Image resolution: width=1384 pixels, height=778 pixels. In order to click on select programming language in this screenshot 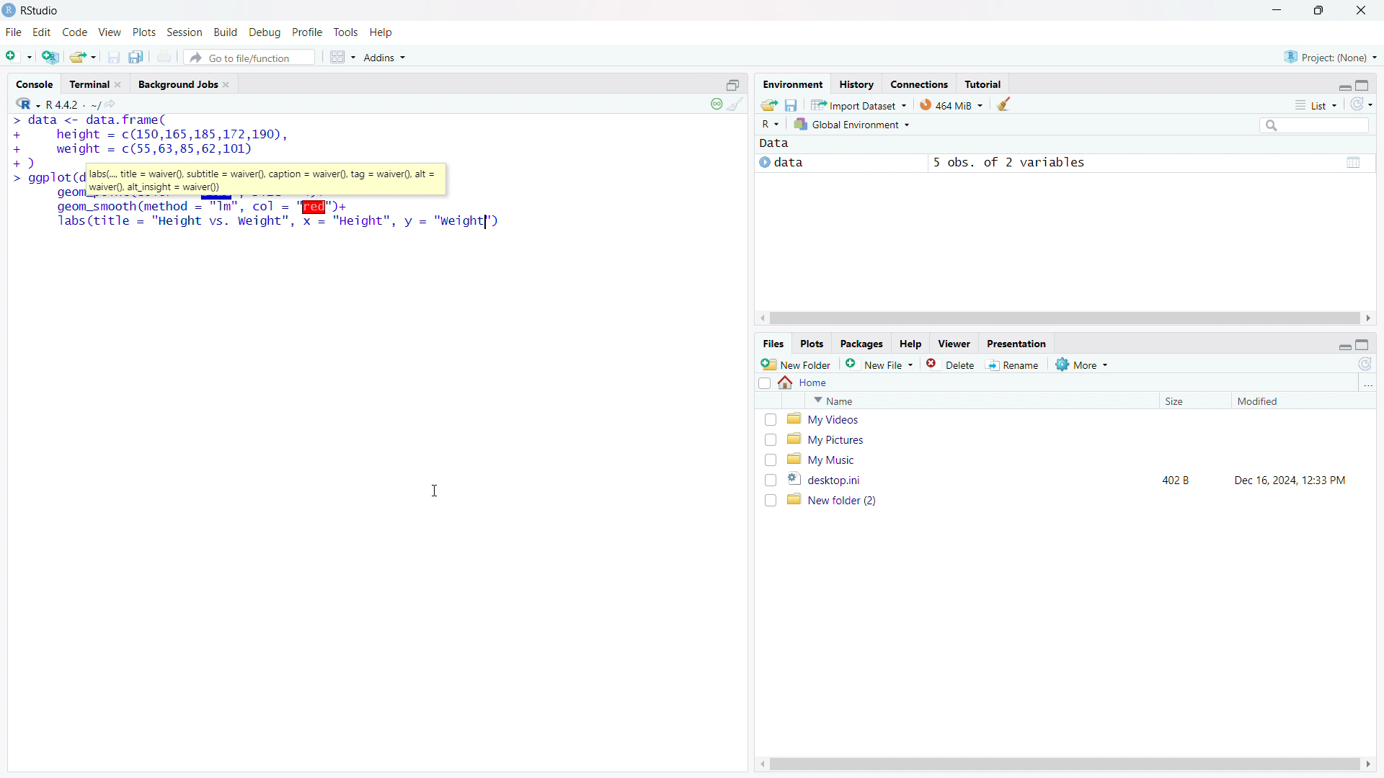, I will do `click(27, 102)`.